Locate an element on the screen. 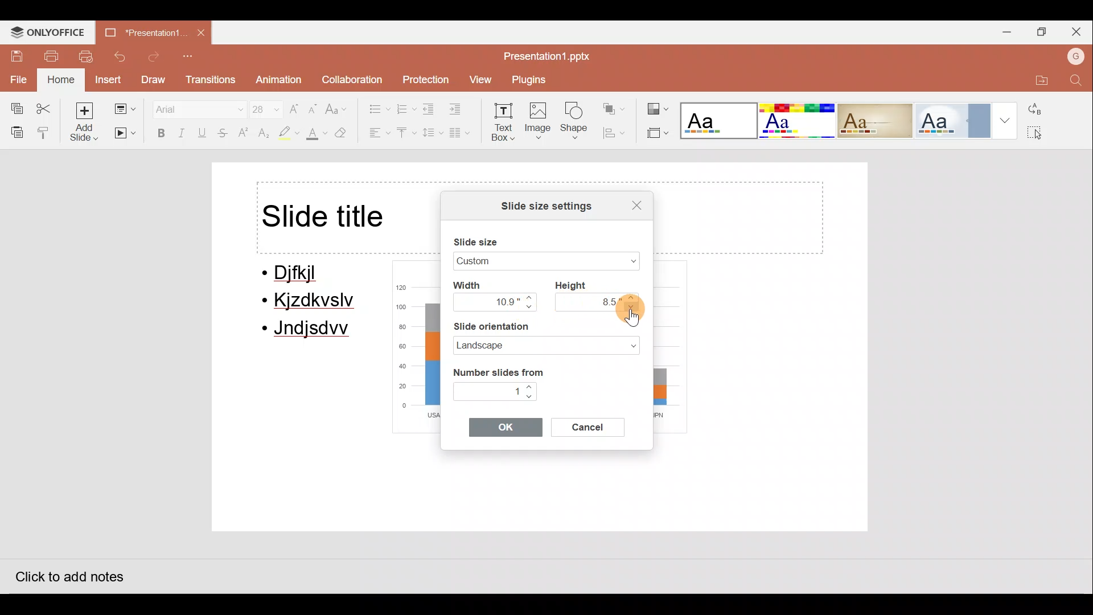 The width and height of the screenshot is (1093, 615). Save is located at coordinates (13, 52).